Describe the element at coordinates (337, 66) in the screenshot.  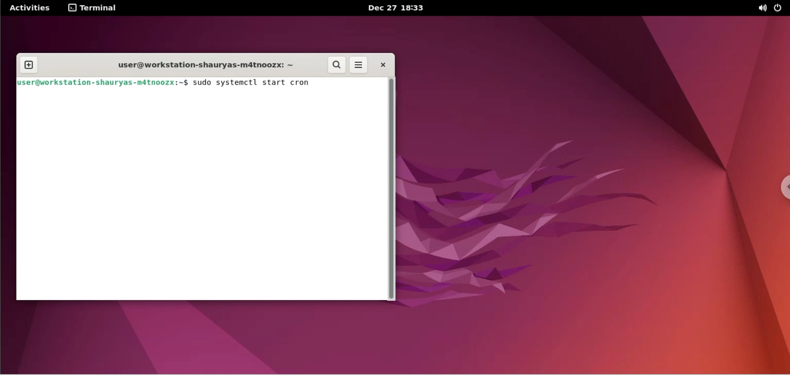
I see `search` at that location.